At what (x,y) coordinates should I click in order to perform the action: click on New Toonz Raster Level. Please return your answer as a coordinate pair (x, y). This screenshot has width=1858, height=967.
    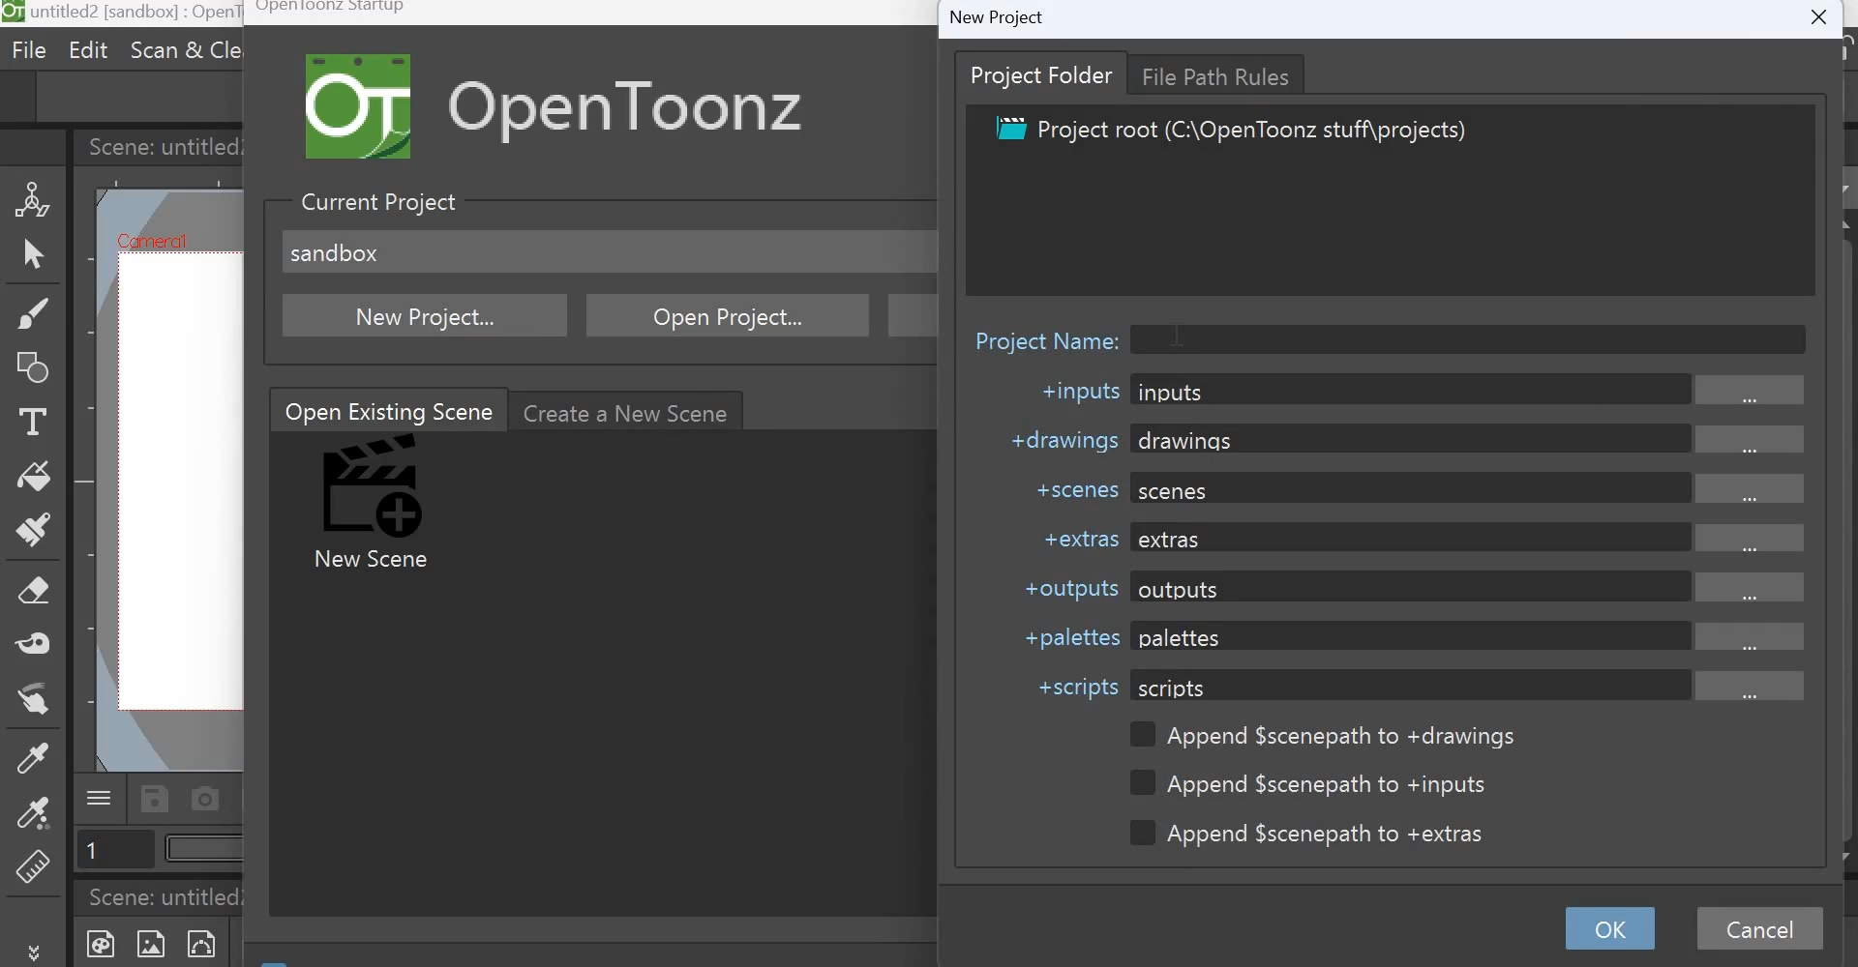
    Looking at the image, I should click on (98, 942).